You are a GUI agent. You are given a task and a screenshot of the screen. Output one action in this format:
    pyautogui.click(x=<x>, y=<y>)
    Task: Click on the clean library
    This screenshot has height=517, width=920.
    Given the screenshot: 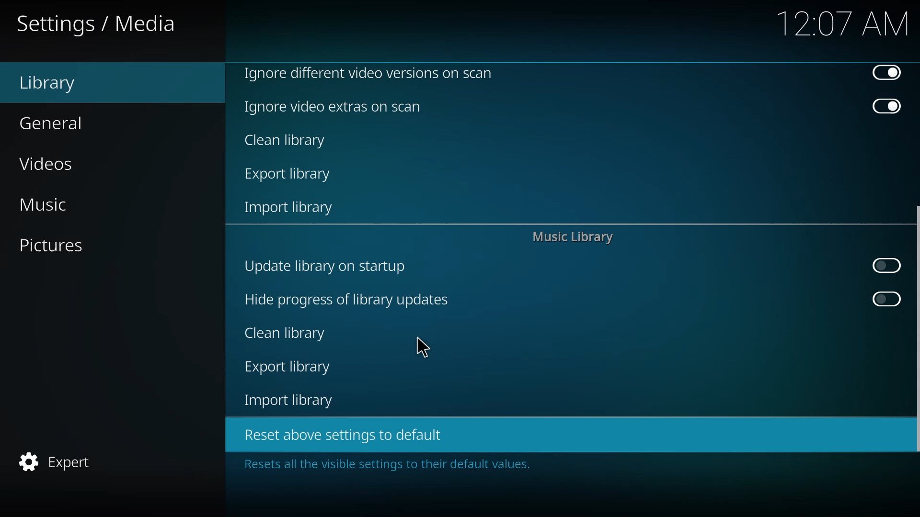 What is the action you would take?
    pyautogui.click(x=286, y=333)
    